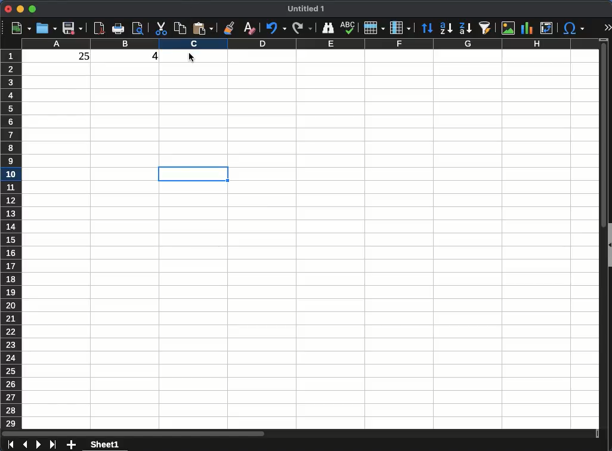 Image resolution: width=612 pixels, height=451 pixels. What do you see at coordinates (307, 44) in the screenshot?
I see `columns ` at bounding box center [307, 44].